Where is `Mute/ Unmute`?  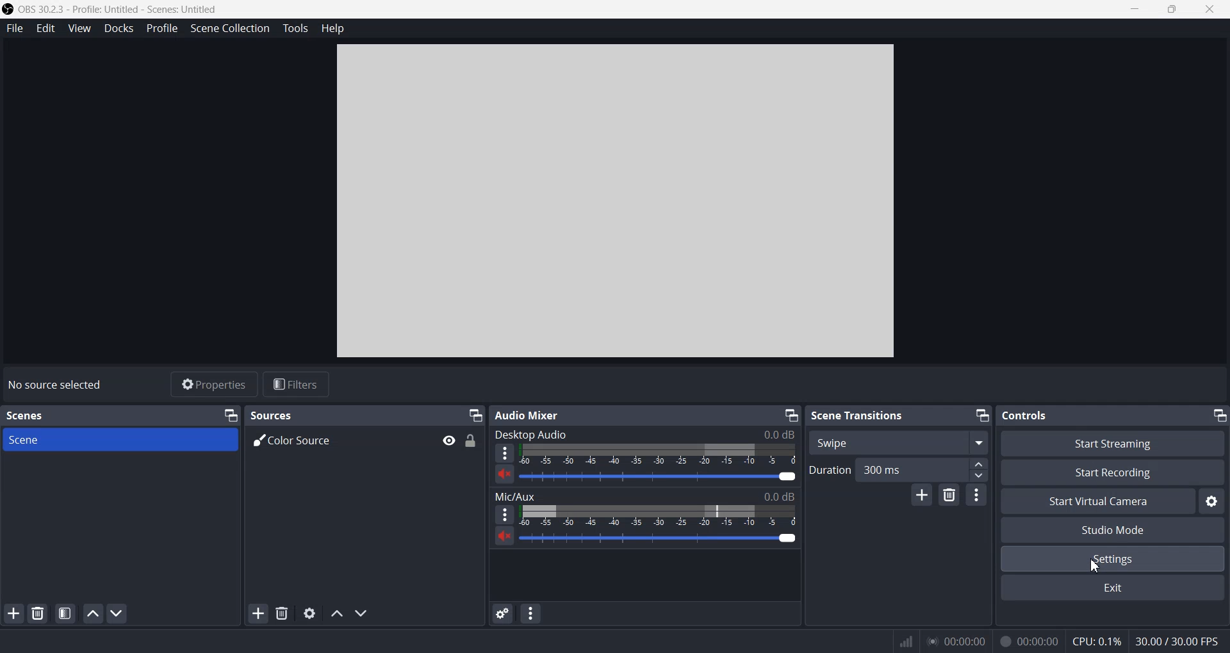
Mute/ Unmute is located at coordinates (504, 535).